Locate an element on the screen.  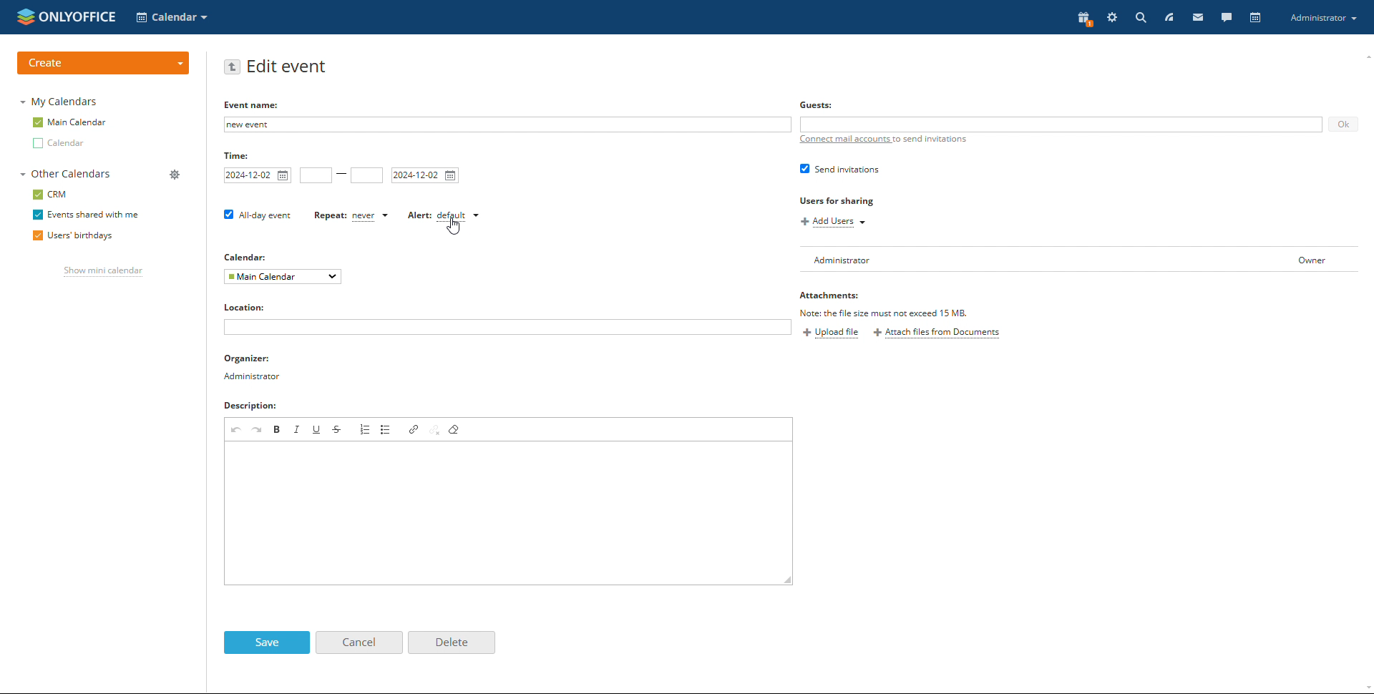
connect mail accounts is located at coordinates (882, 139).